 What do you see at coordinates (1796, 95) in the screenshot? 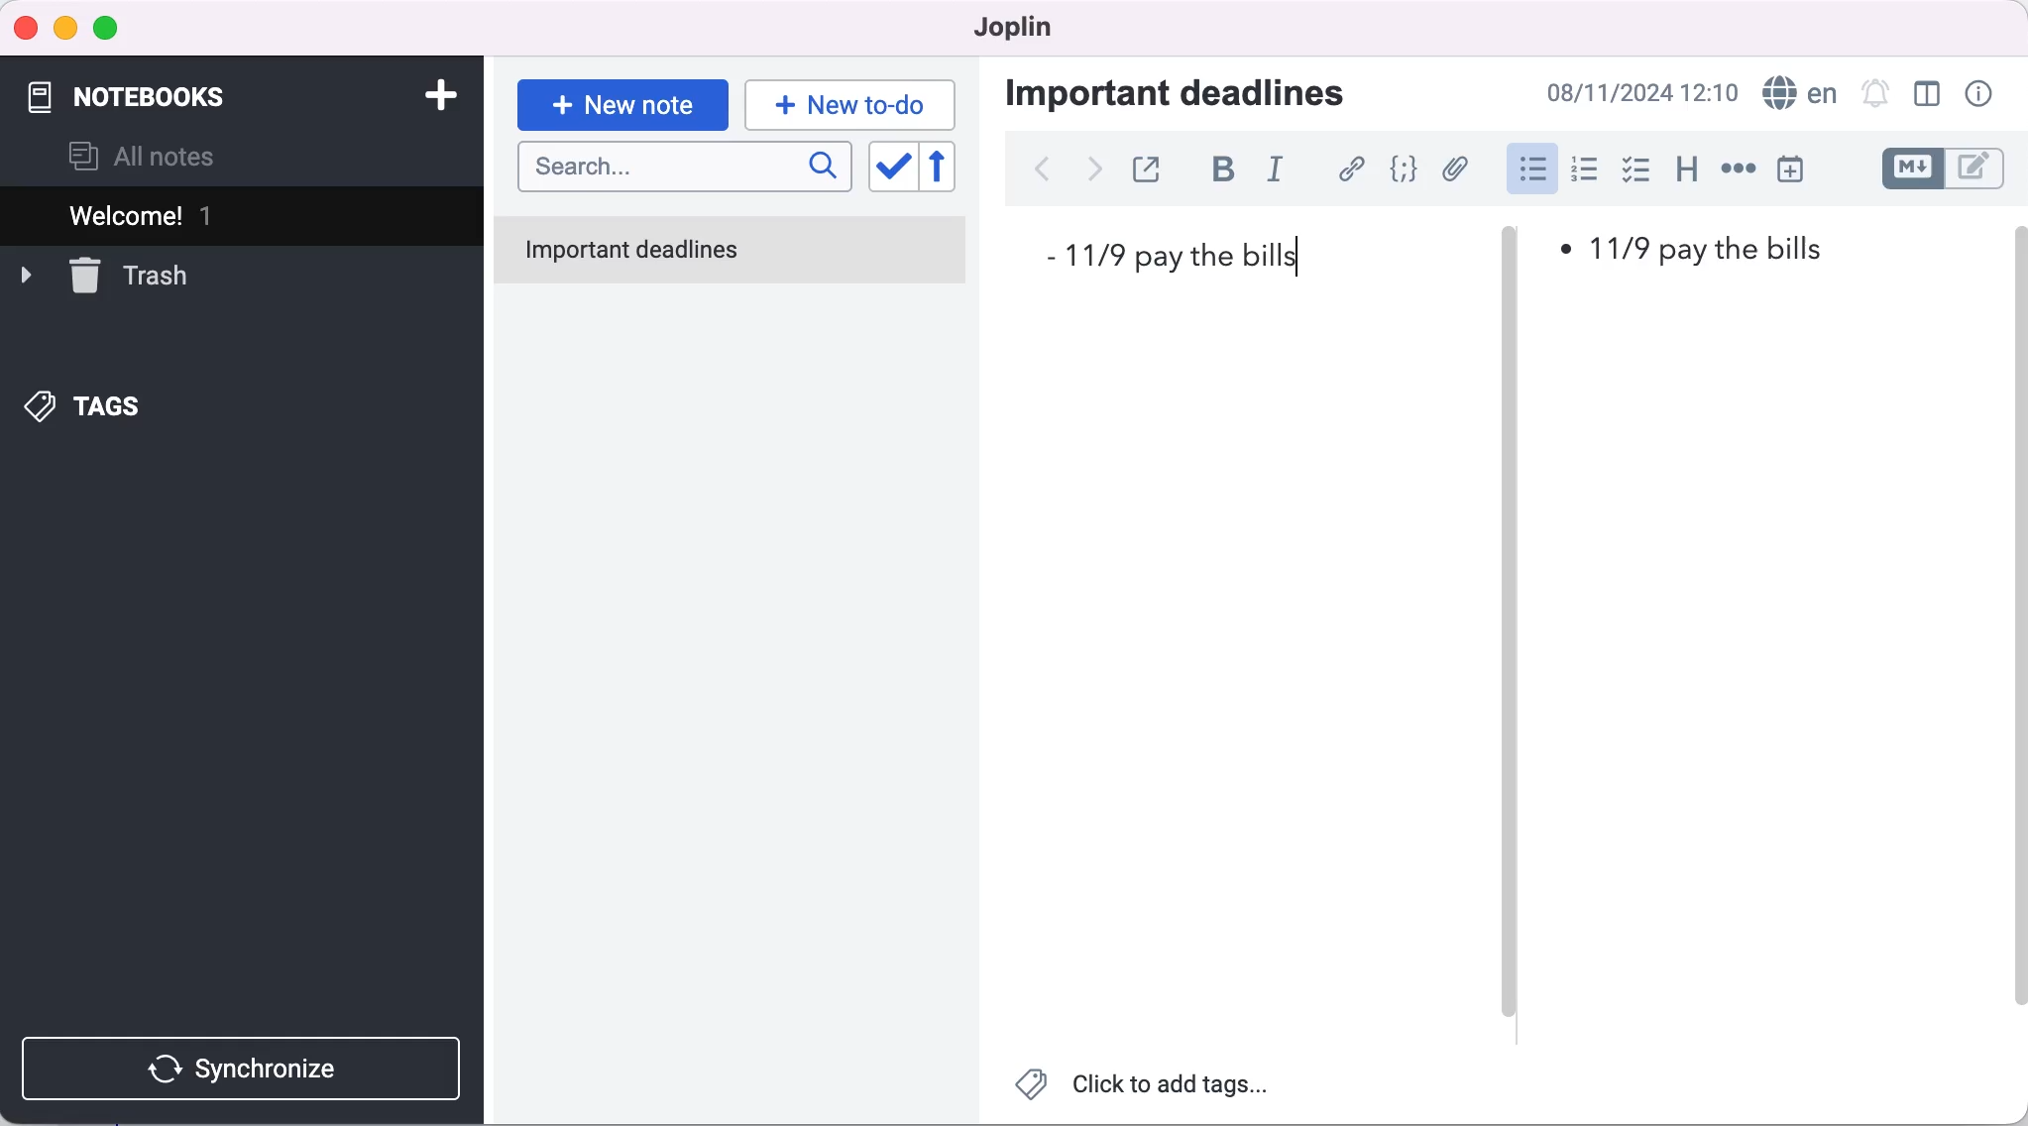
I see `language` at bounding box center [1796, 95].